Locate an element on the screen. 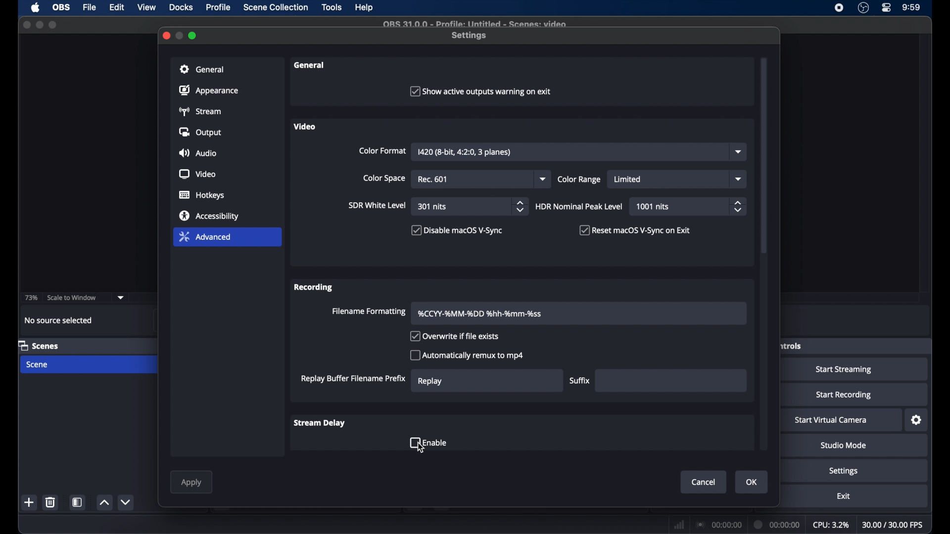 The height and width of the screenshot is (534, 950). appearance is located at coordinates (208, 90).